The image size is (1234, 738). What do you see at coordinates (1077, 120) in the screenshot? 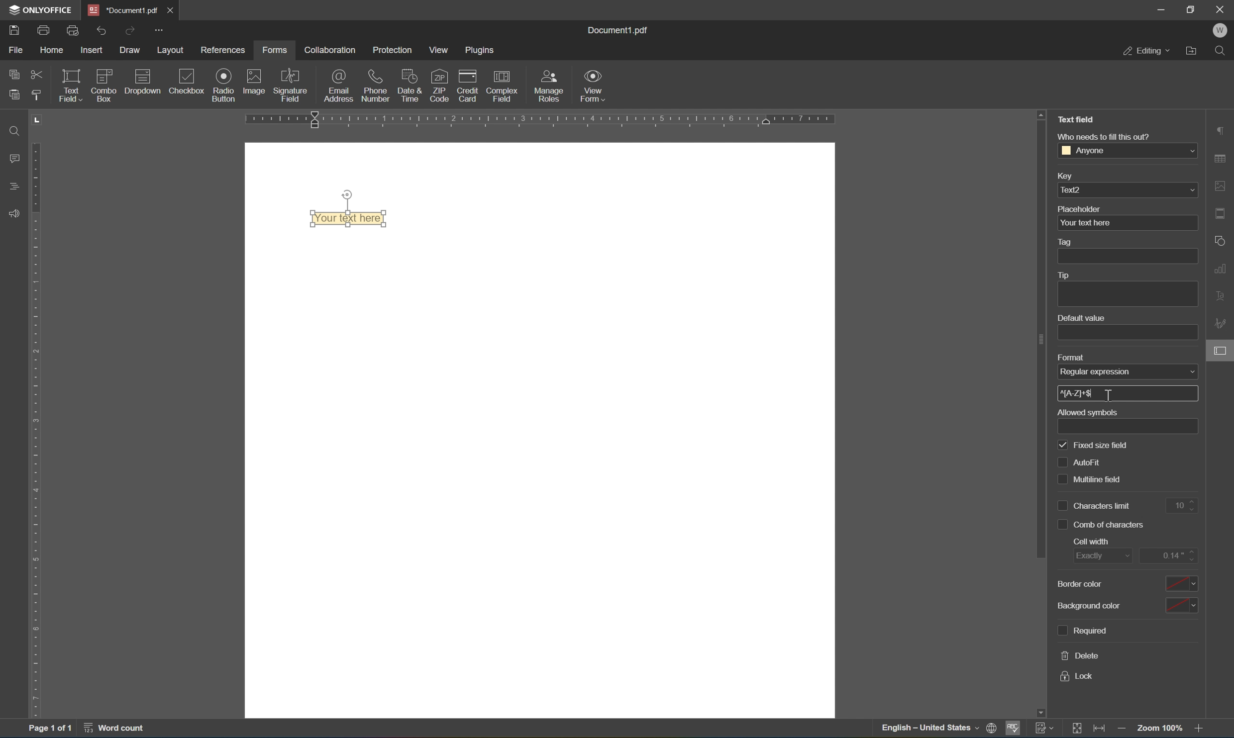
I see `Text Field` at bounding box center [1077, 120].